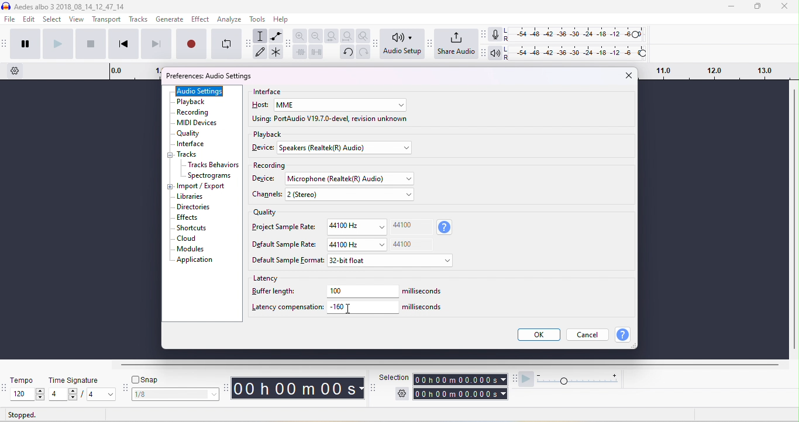 This screenshot has height=422, width=799. Describe the element at coordinates (404, 44) in the screenshot. I see `audio set up` at that location.